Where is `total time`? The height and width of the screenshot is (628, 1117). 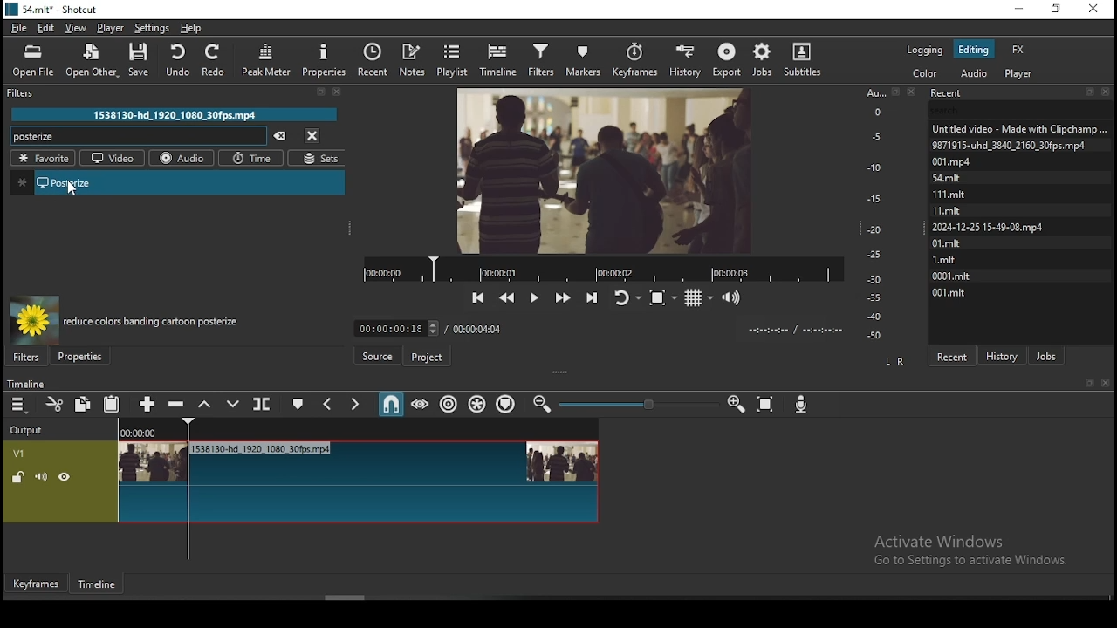 total time is located at coordinates (478, 328).